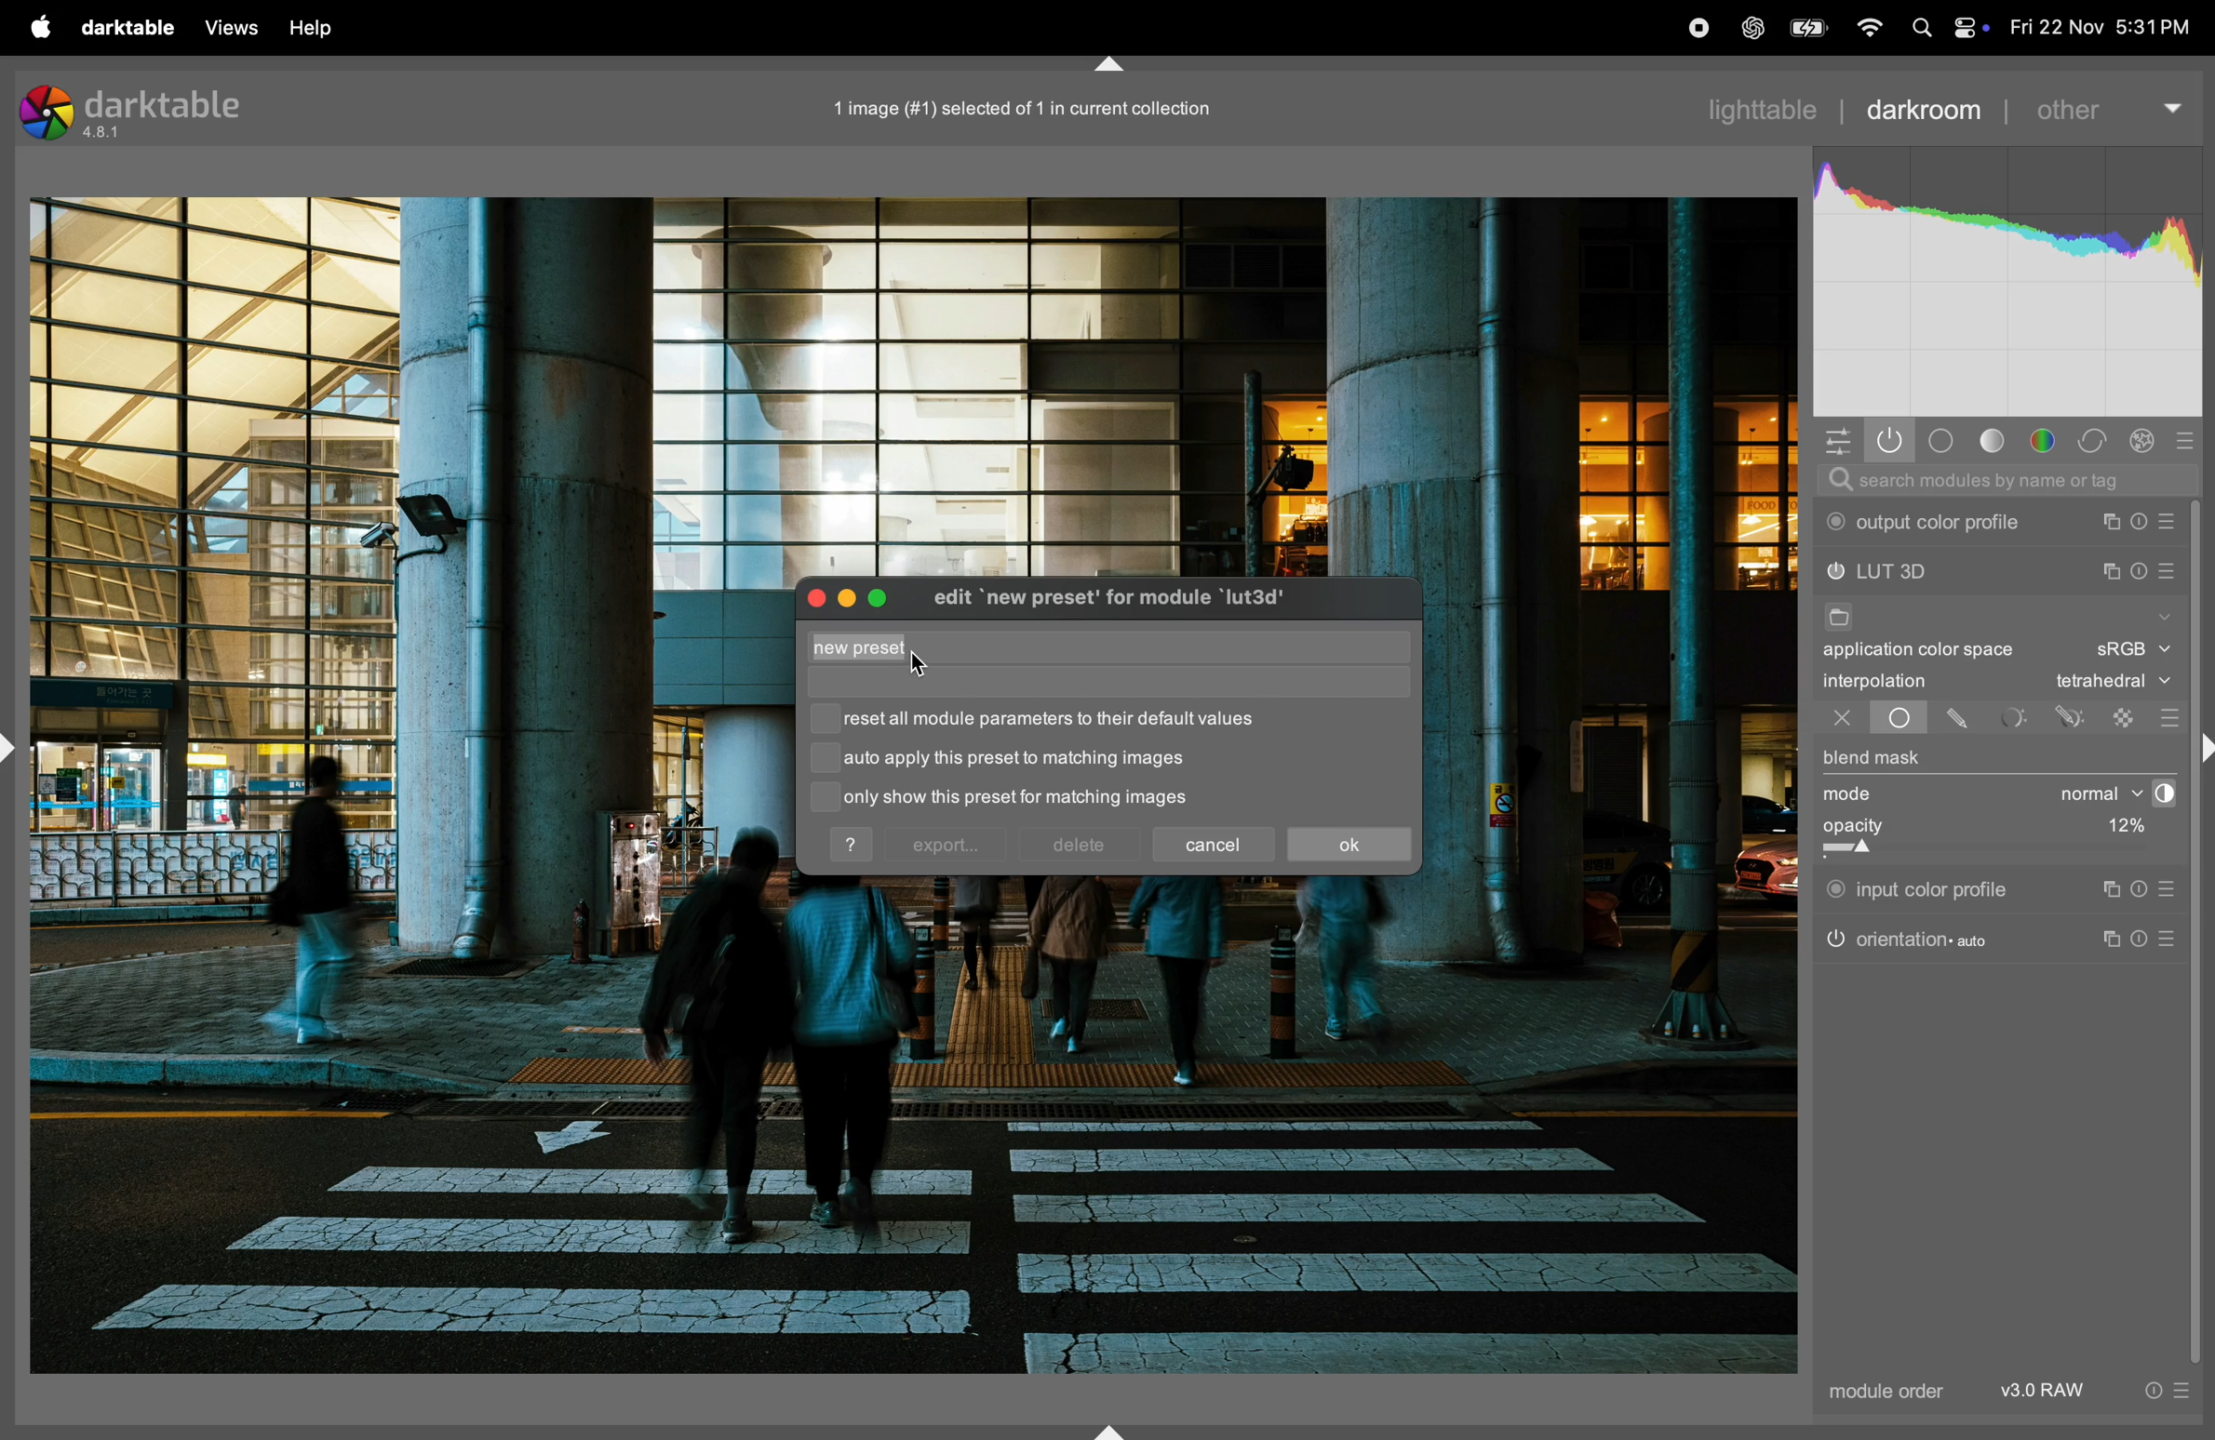 Image resolution: width=2215 pixels, height=1440 pixels. Describe the element at coordinates (946, 847) in the screenshot. I see `export` at that location.